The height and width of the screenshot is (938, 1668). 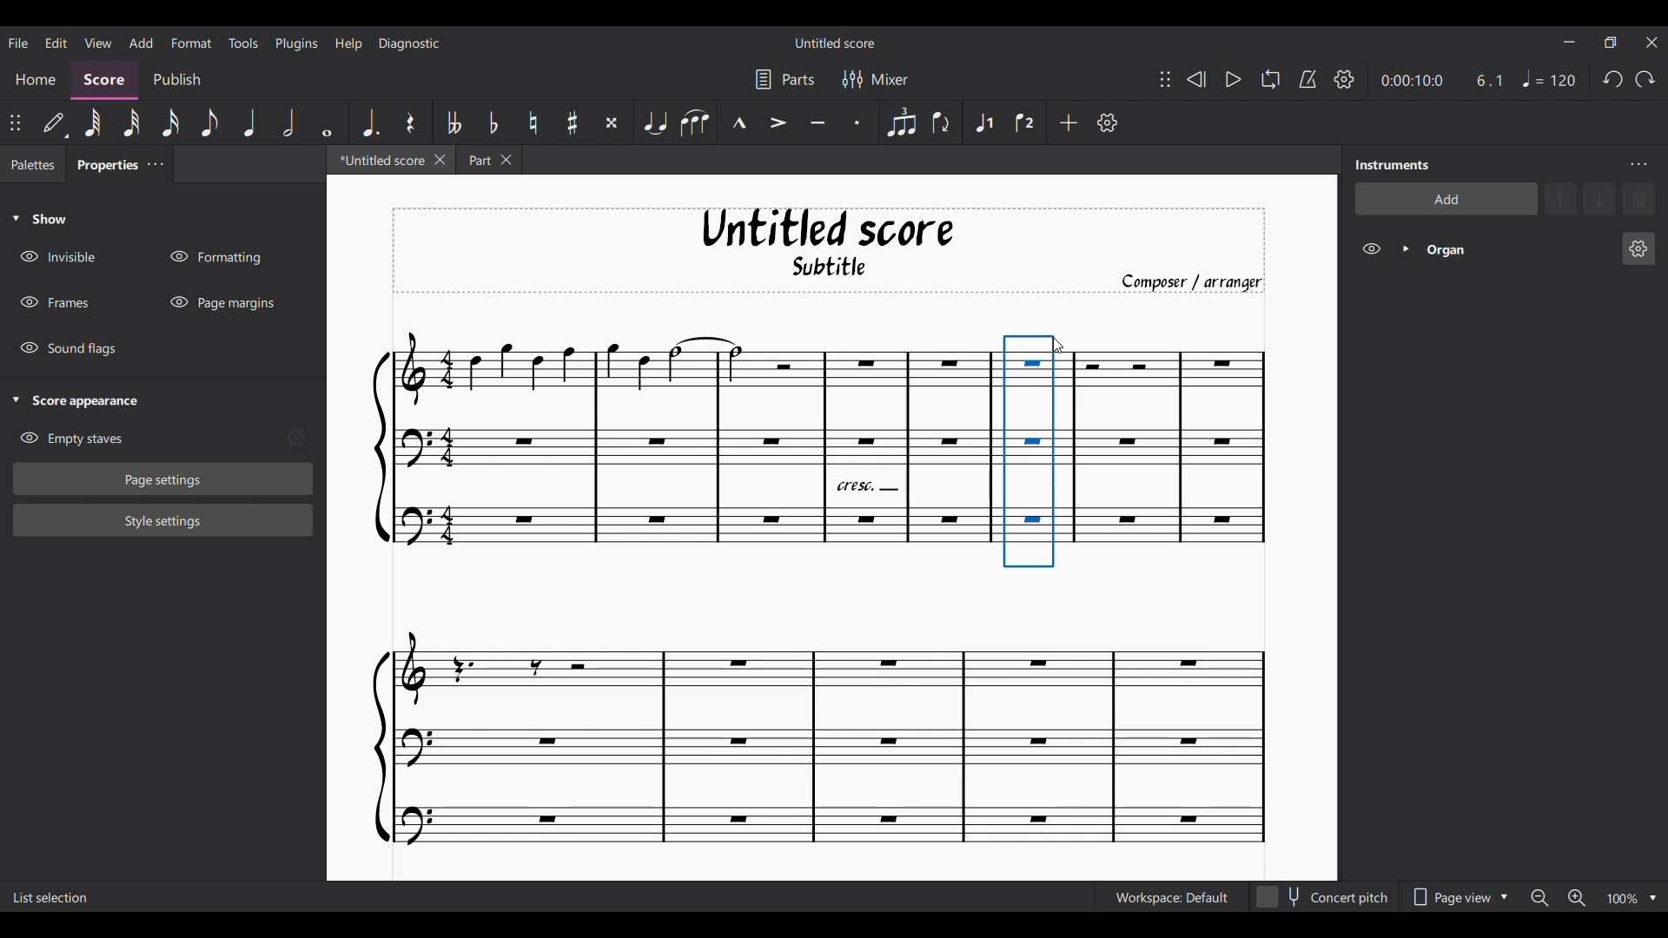 What do you see at coordinates (1406, 248) in the screenshot?
I see `Expand Organs` at bounding box center [1406, 248].